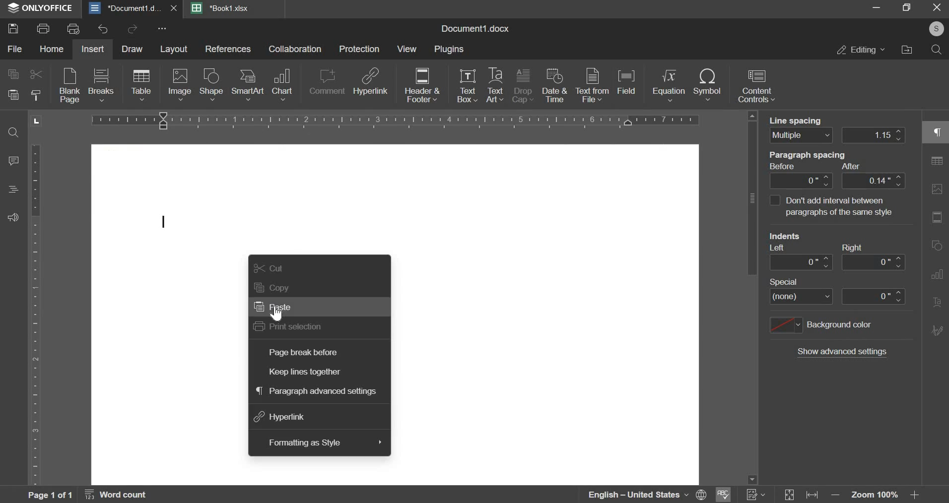  Describe the element at coordinates (936, 51) in the screenshot. I see `search` at that location.